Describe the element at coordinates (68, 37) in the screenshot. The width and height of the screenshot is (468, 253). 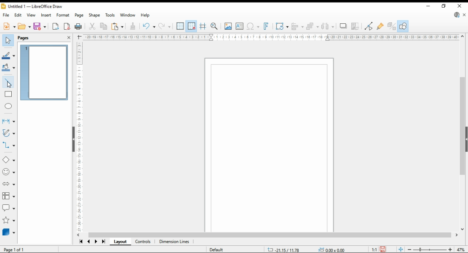
I see `close pane` at that location.